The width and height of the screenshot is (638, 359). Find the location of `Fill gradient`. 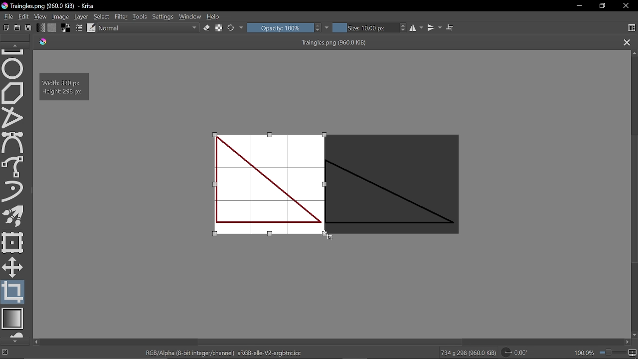

Fill gradient is located at coordinates (41, 27).